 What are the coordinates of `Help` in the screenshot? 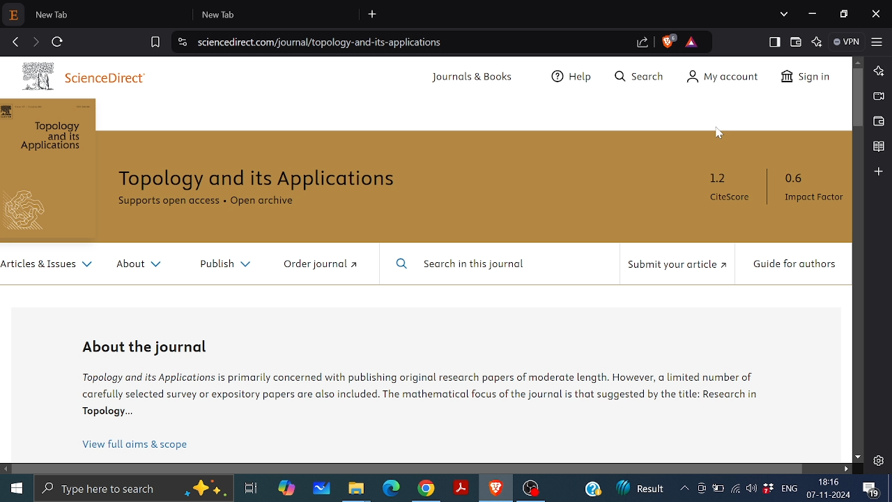 It's located at (574, 78).